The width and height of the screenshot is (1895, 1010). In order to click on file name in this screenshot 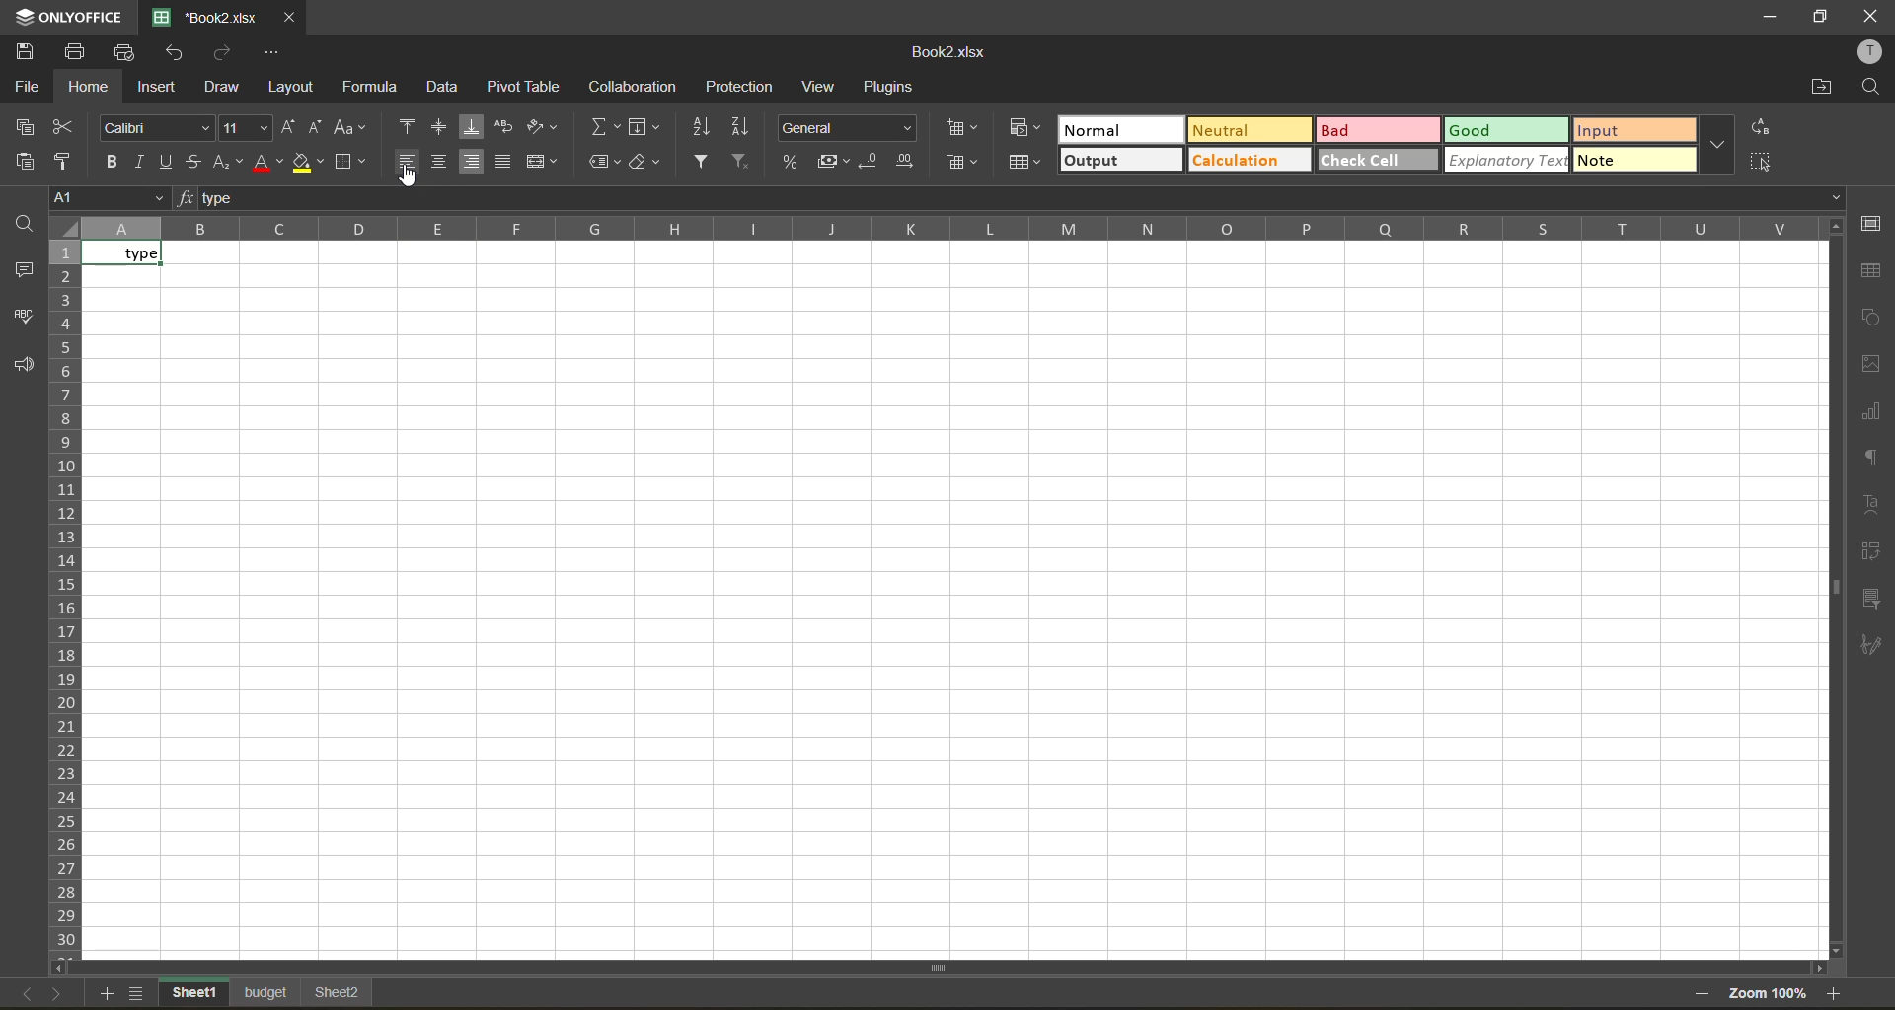, I will do `click(947, 52)`.